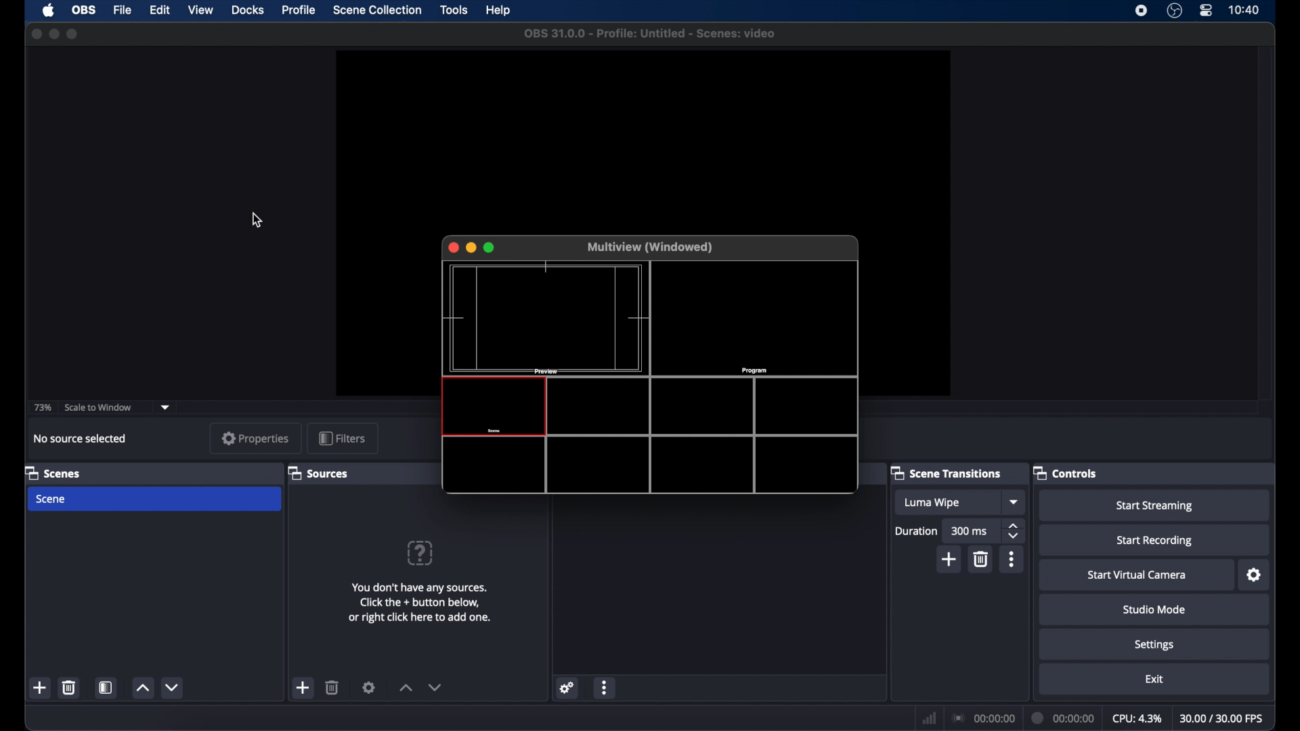 The width and height of the screenshot is (1300, 731). I want to click on docks, so click(248, 11).